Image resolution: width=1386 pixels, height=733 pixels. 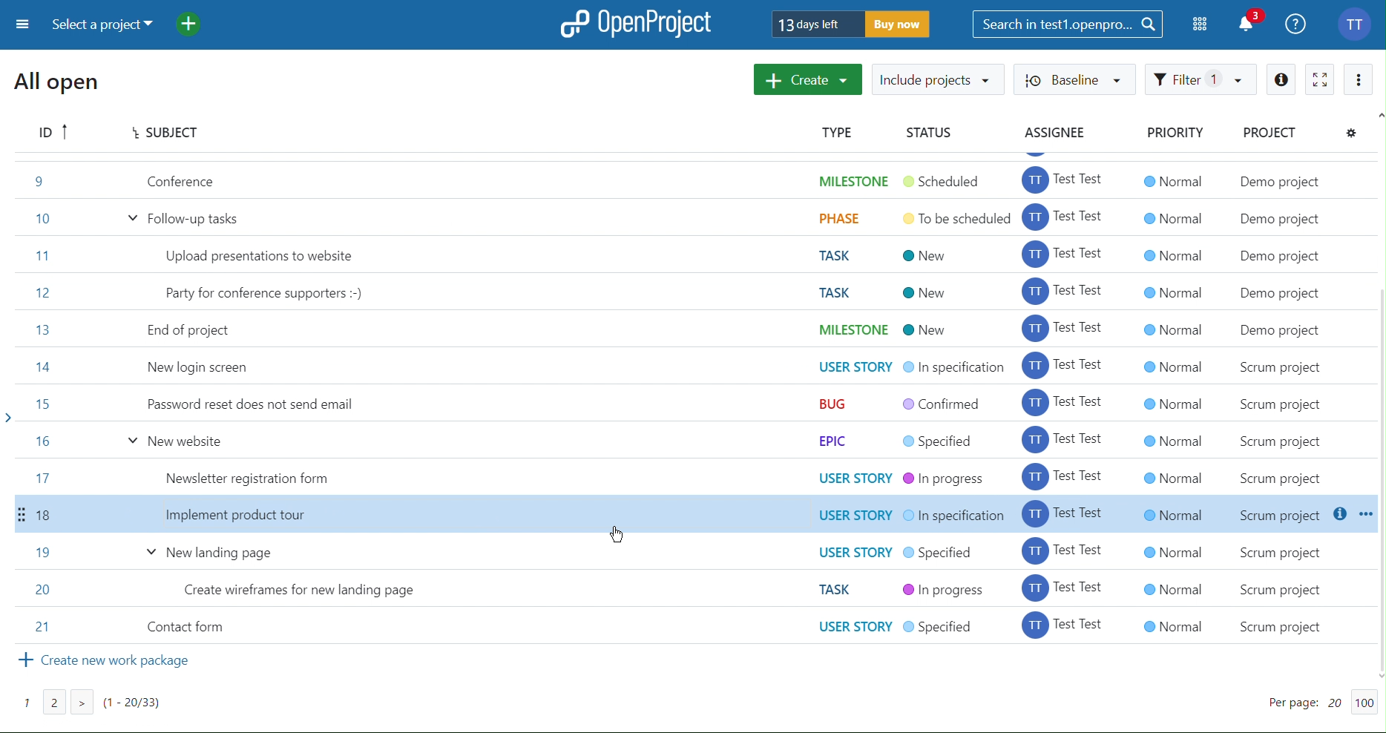 I want to click on Select a project, so click(x=106, y=26).